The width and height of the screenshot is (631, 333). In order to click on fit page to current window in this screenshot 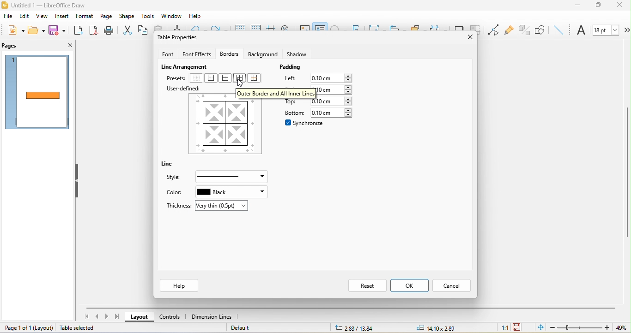, I will do `click(540, 327)`.